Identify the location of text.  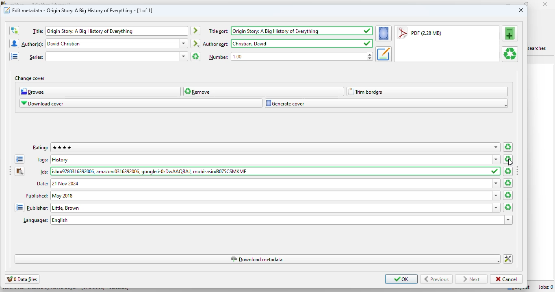
(35, 221).